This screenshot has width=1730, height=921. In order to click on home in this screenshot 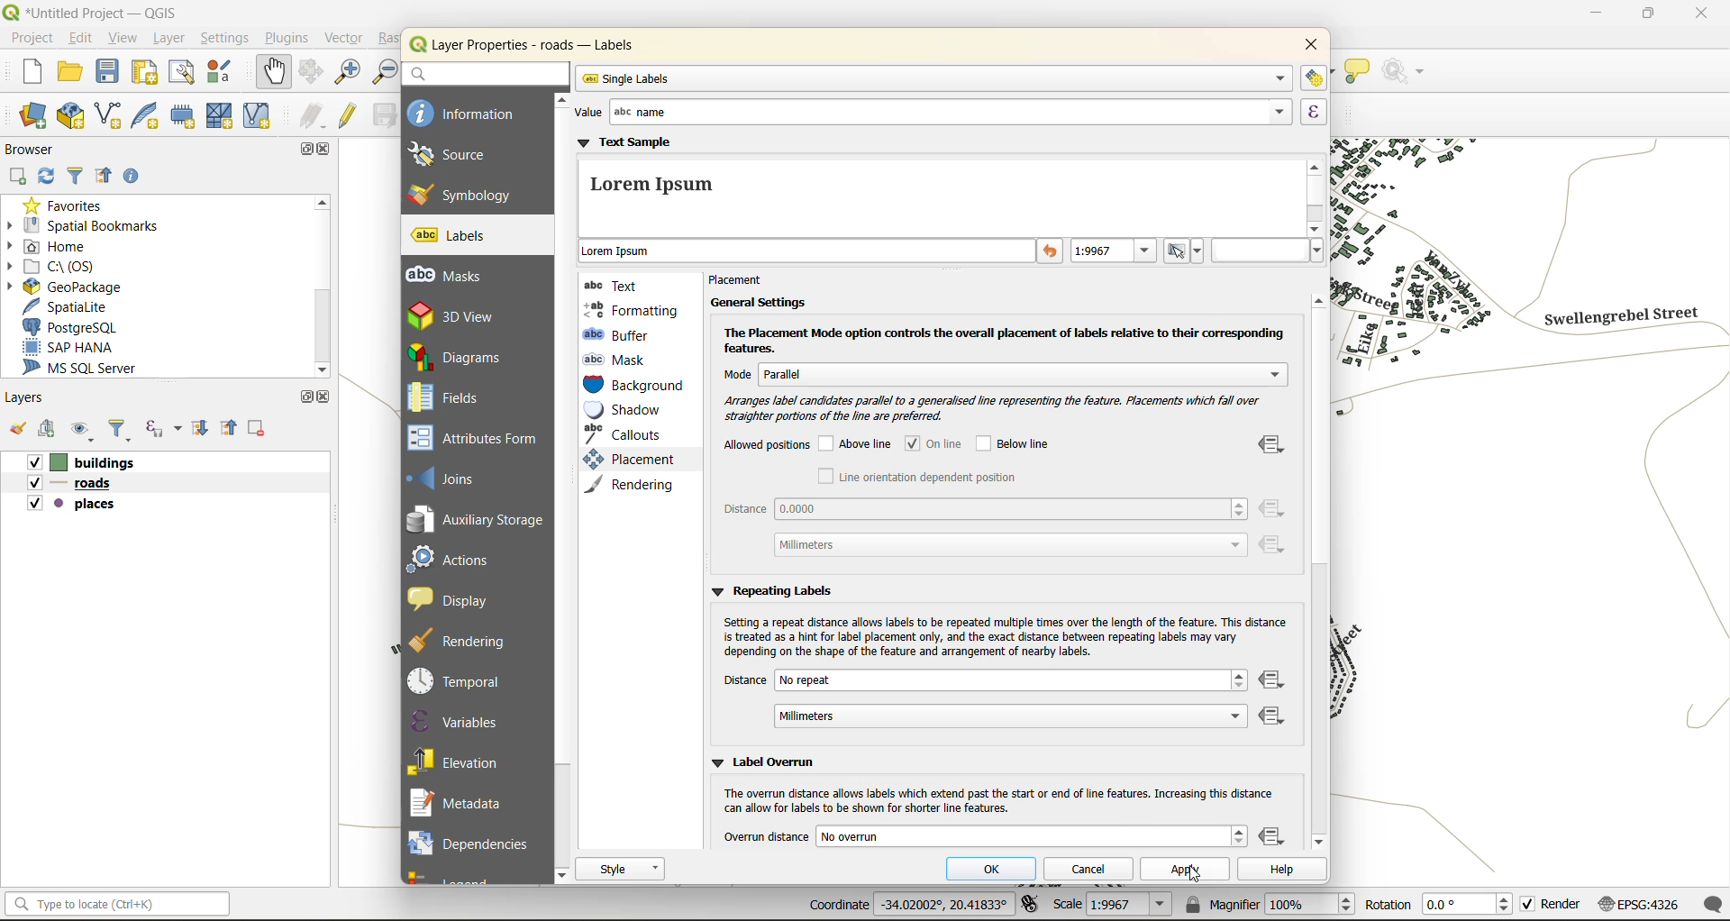, I will do `click(58, 246)`.